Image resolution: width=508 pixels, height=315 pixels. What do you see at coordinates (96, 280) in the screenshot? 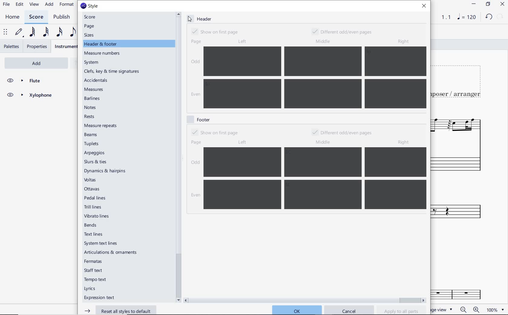
I see `tempo text` at bounding box center [96, 280].